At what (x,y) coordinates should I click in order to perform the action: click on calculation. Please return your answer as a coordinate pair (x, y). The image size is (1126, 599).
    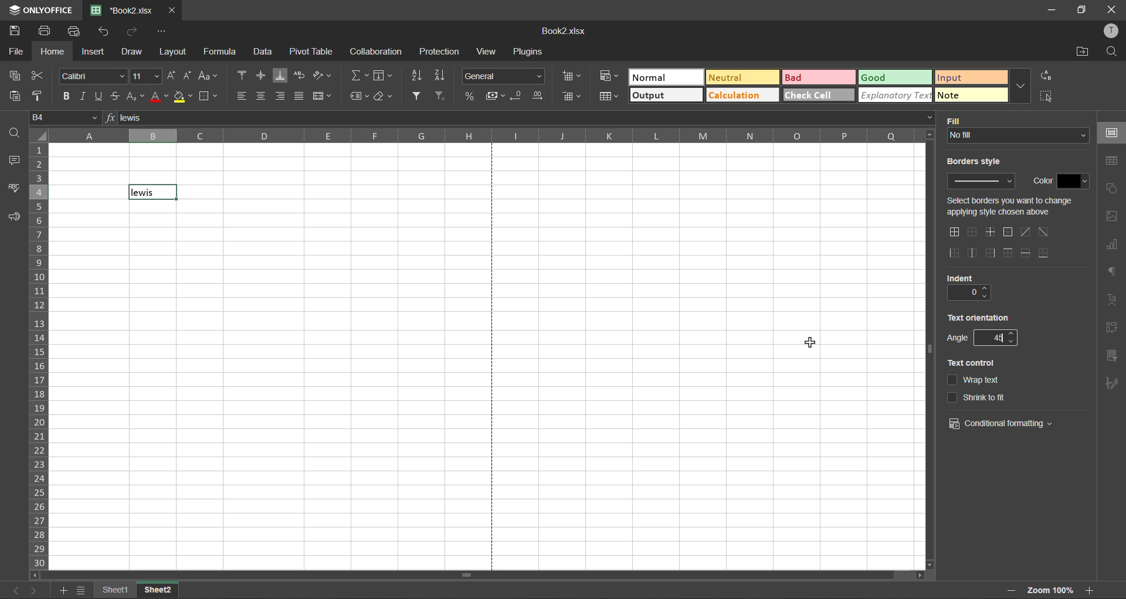
    Looking at the image, I should click on (740, 95).